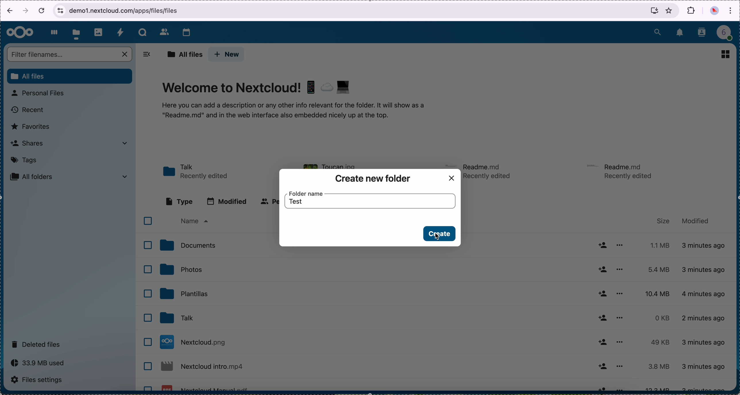 The image size is (740, 395). Describe the element at coordinates (43, 10) in the screenshot. I see `cancel` at that location.